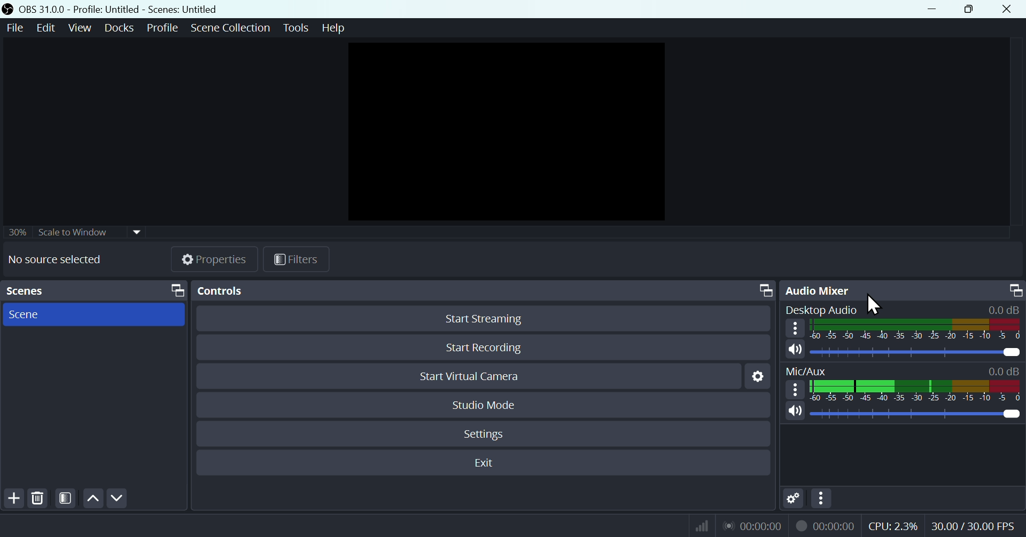  Describe the element at coordinates (821, 497) in the screenshot. I see `More options` at that location.